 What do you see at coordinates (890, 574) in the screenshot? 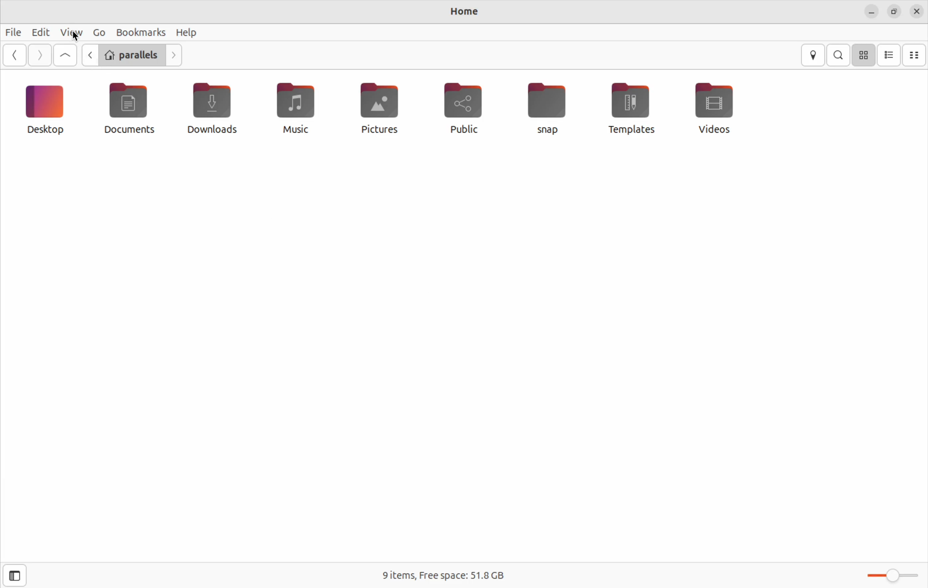
I see `Toggle bar` at bounding box center [890, 574].